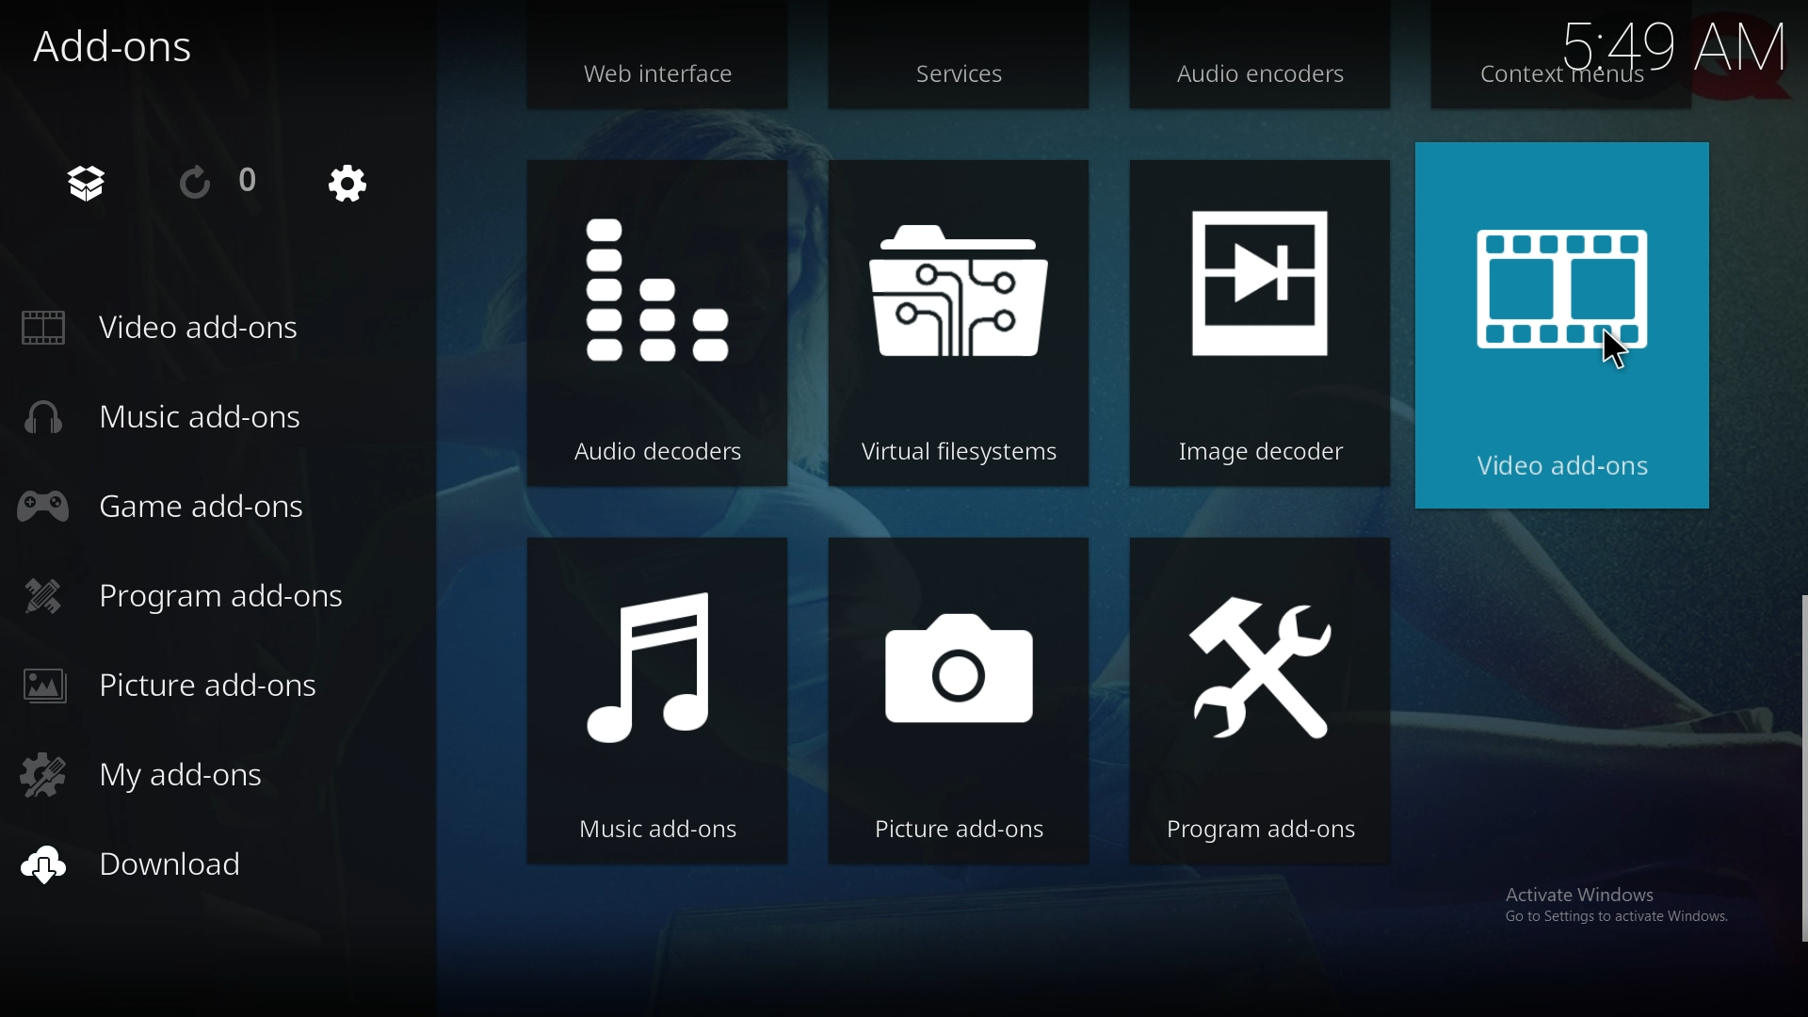 The height and width of the screenshot is (1017, 1808). What do you see at coordinates (658, 704) in the screenshot?
I see `music add ons` at bounding box center [658, 704].